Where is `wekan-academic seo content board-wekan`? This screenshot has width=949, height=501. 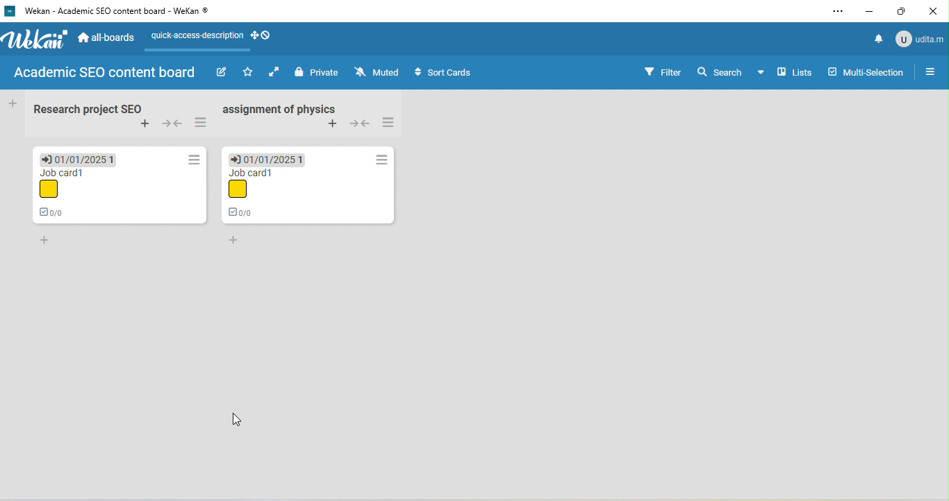 wekan-academic seo content board-wekan is located at coordinates (124, 11).